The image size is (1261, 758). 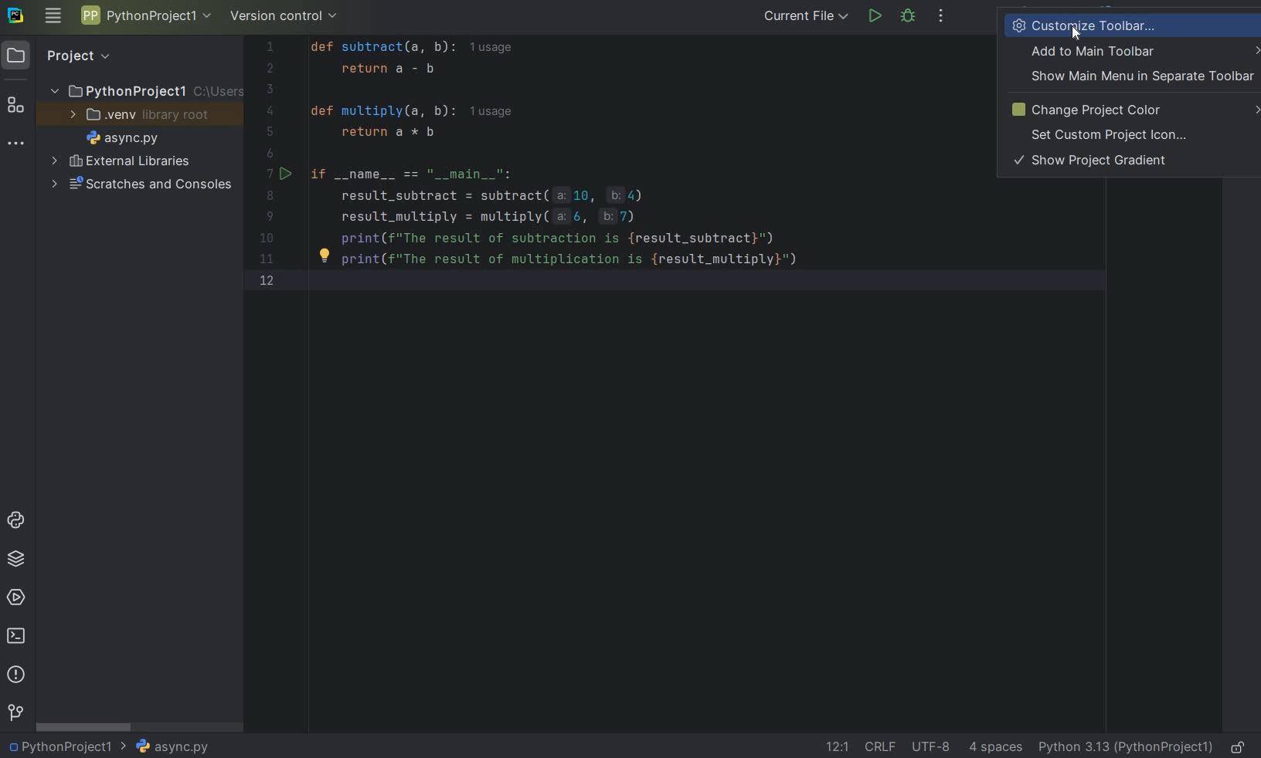 I want to click on CODES, so click(x=590, y=178).